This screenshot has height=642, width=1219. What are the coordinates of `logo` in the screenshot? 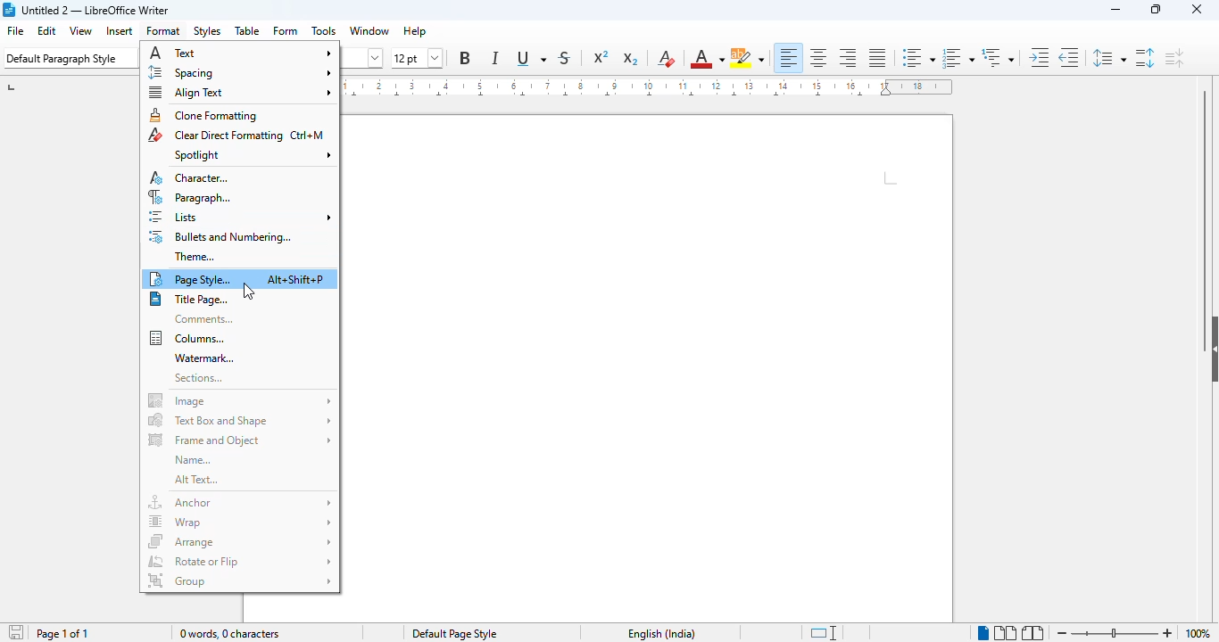 It's located at (9, 10).